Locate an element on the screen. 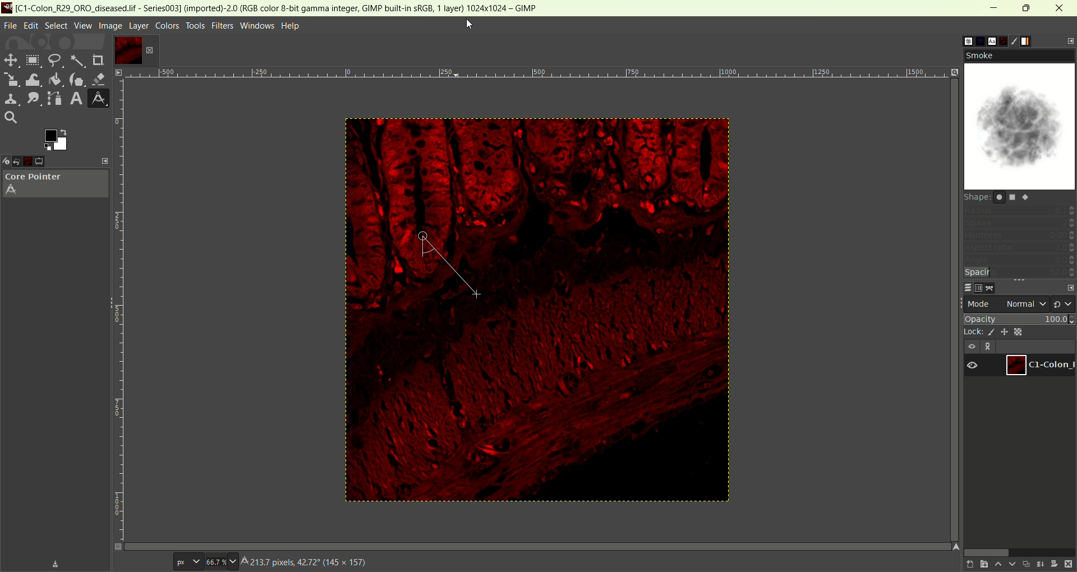 This screenshot has height=572, width=1077. lower this layer one step is located at coordinates (1012, 565).